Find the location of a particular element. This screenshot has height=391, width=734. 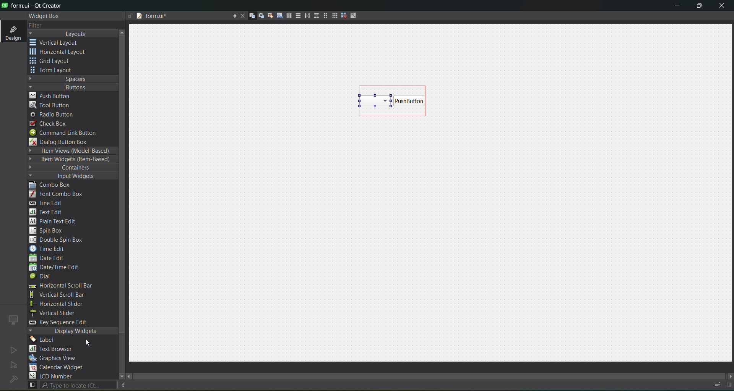

font combo box is located at coordinates (59, 194).